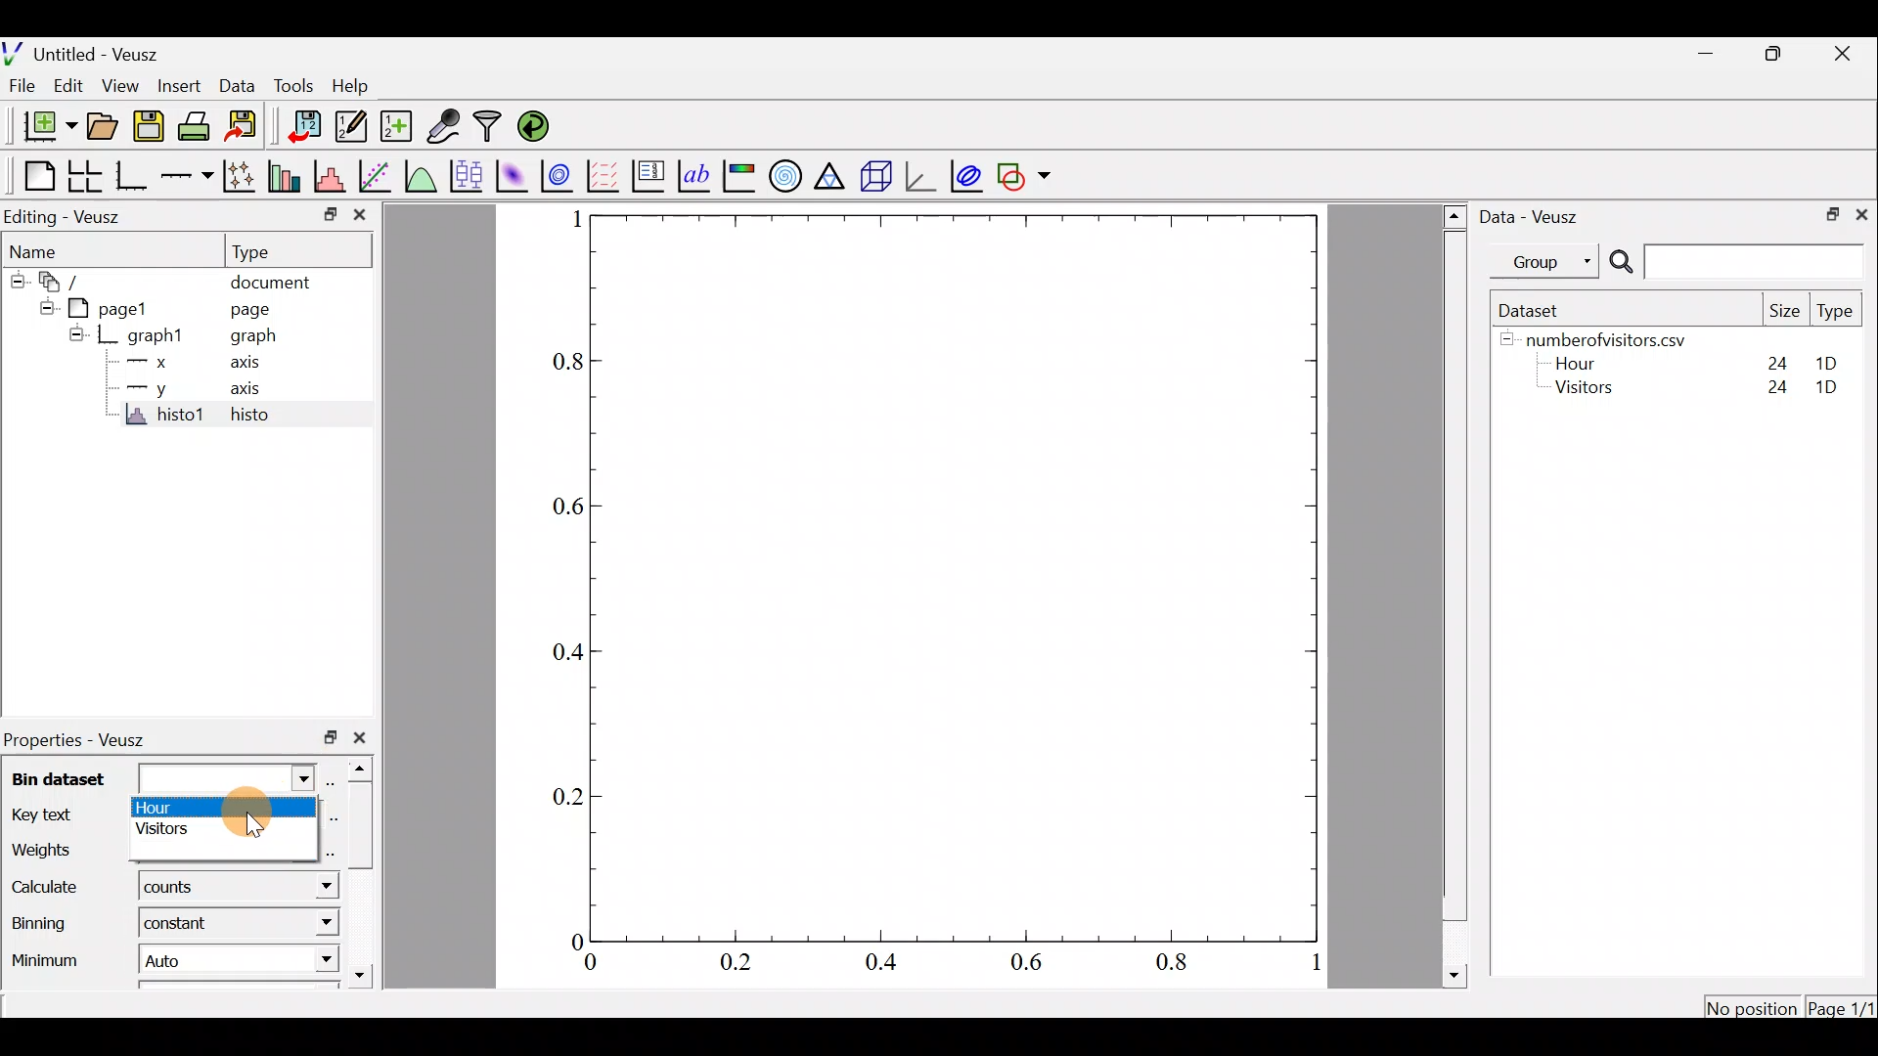 The image size is (1878, 1056). What do you see at coordinates (739, 176) in the screenshot?
I see `image color bar` at bounding box center [739, 176].